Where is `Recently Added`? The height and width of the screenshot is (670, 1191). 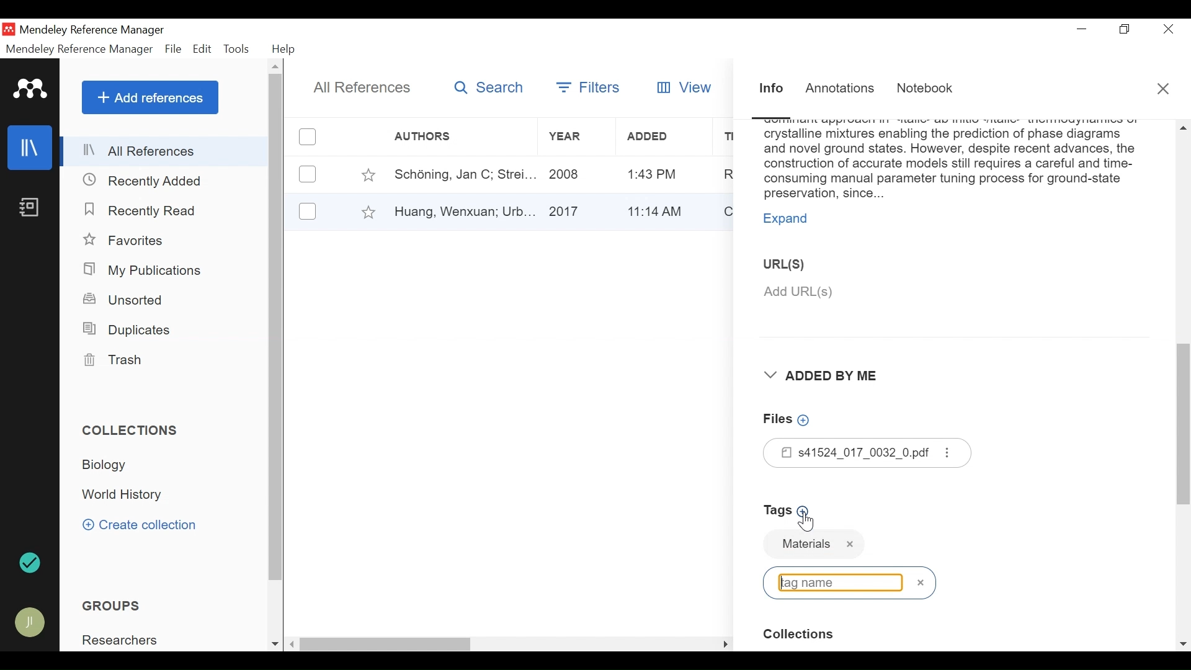
Recently Added is located at coordinates (144, 182).